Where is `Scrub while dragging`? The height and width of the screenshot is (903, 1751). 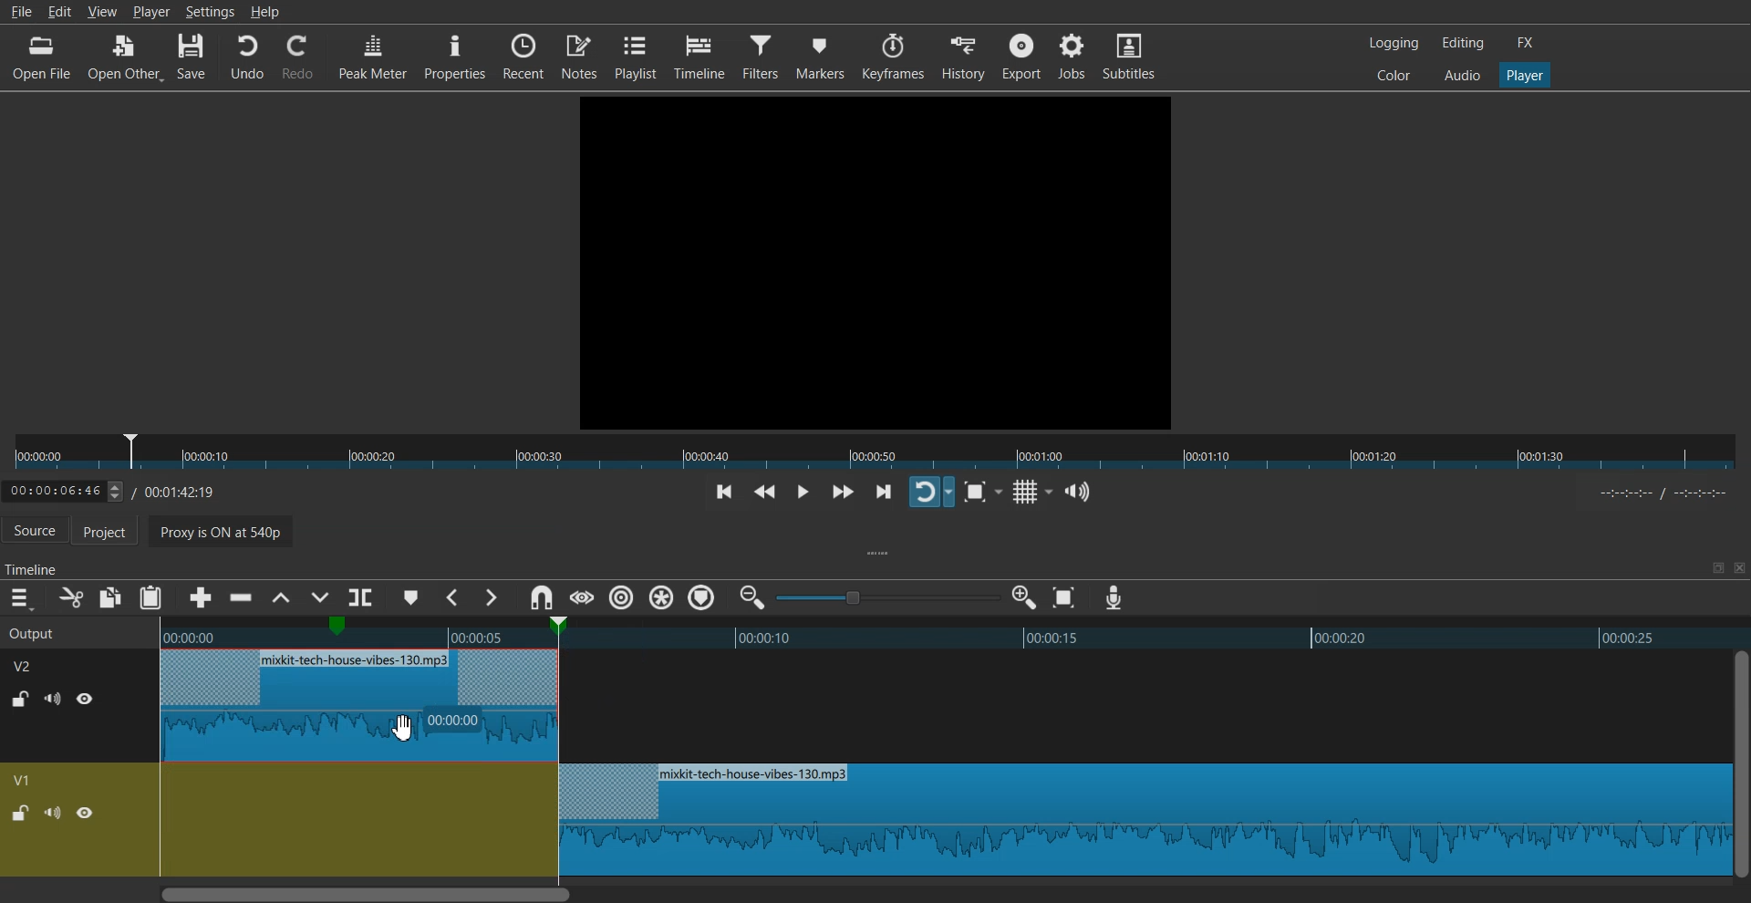
Scrub while dragging is located at coordinates (581, 597).